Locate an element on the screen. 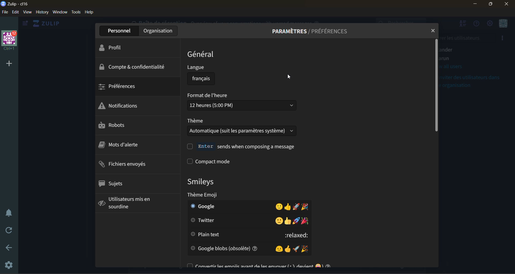 This screenshot has height=274, width=515. hide user list is located at coordinates (464, 25).